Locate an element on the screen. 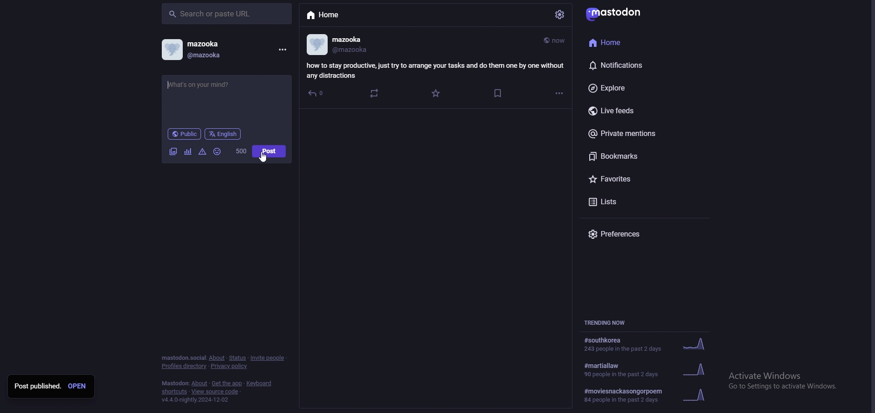  public is located at coordinates (184, 134).